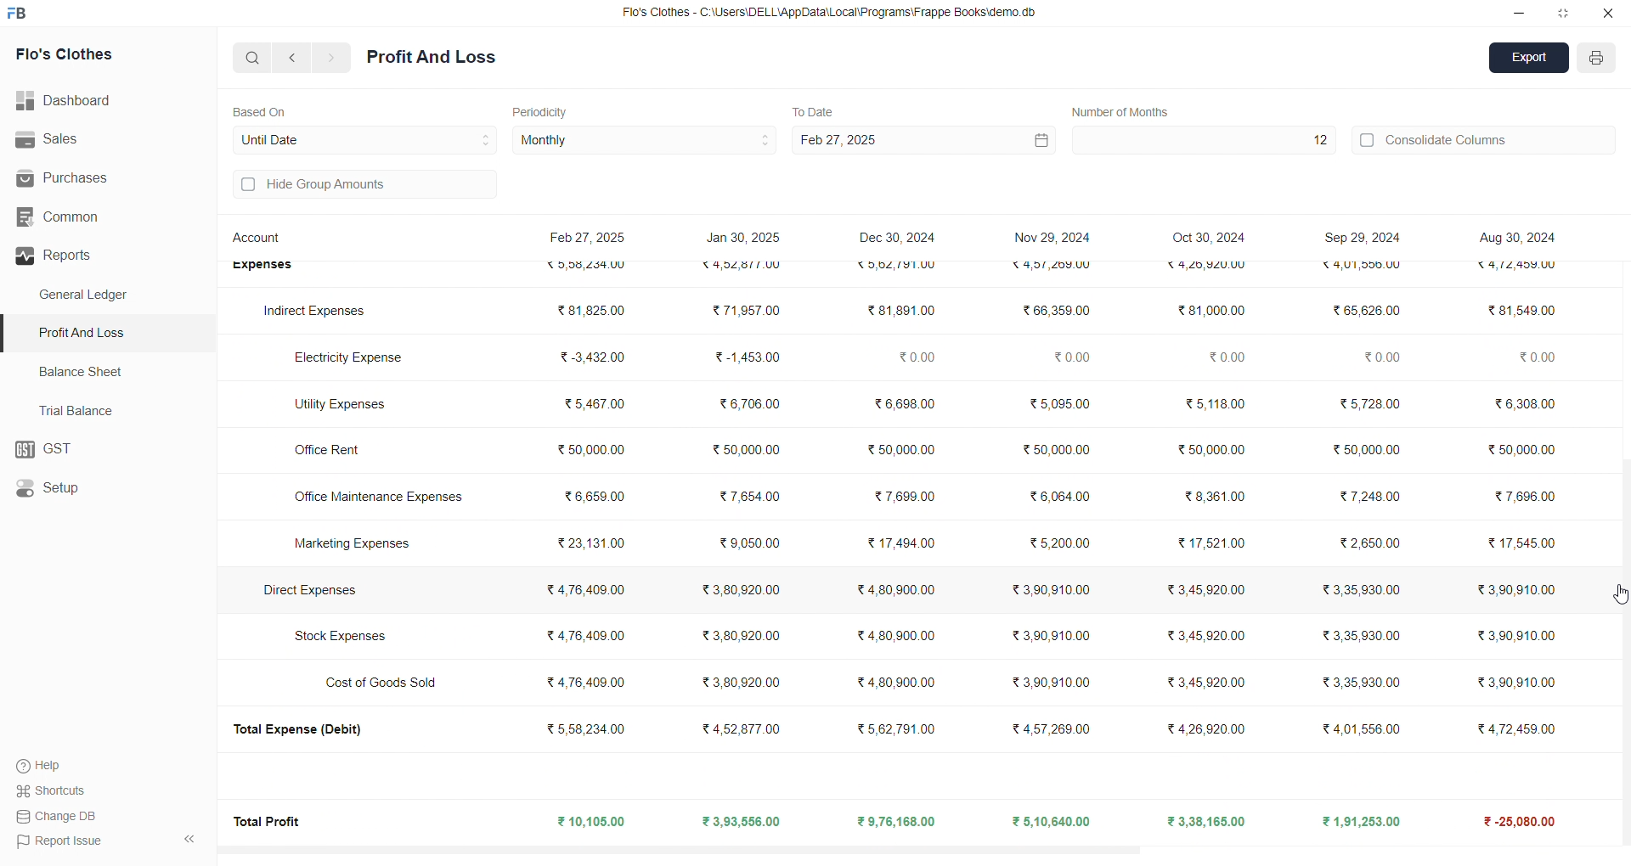  I want to click on Help, so click(47, 765).